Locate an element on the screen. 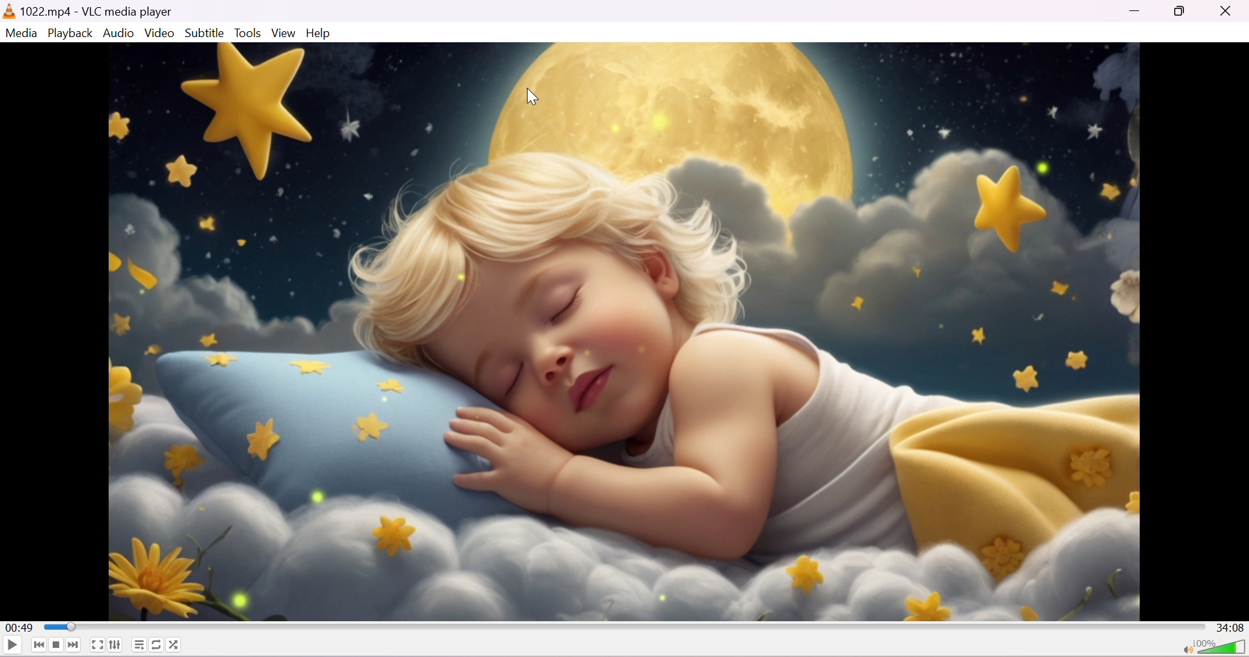  playback is located at coordinates (627, 332).